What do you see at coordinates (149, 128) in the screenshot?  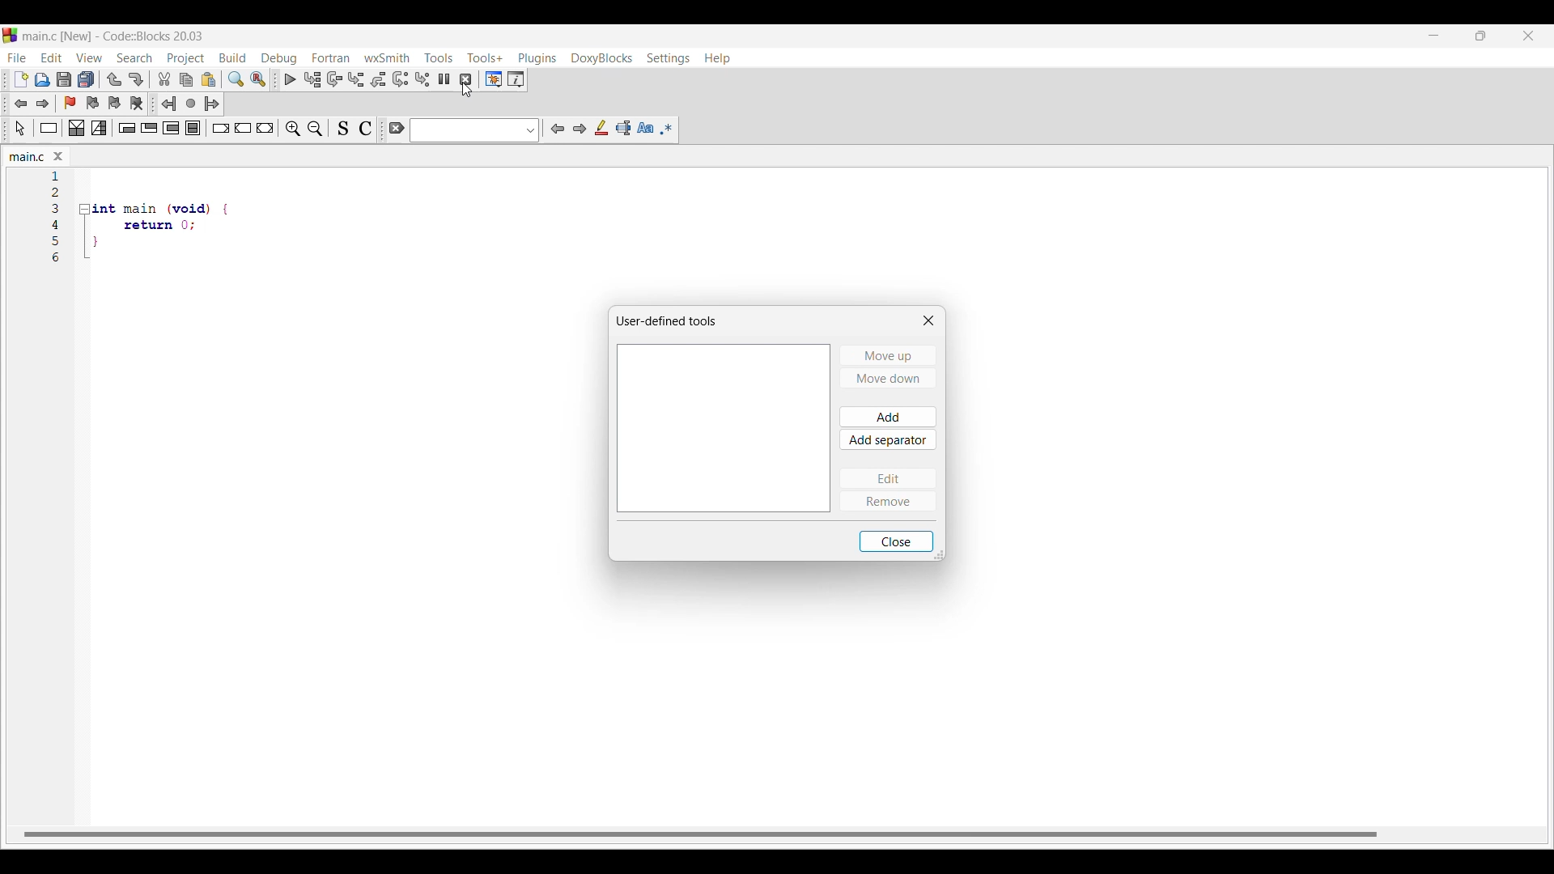 I see `Exit condition` at bounding box center [149, 128].